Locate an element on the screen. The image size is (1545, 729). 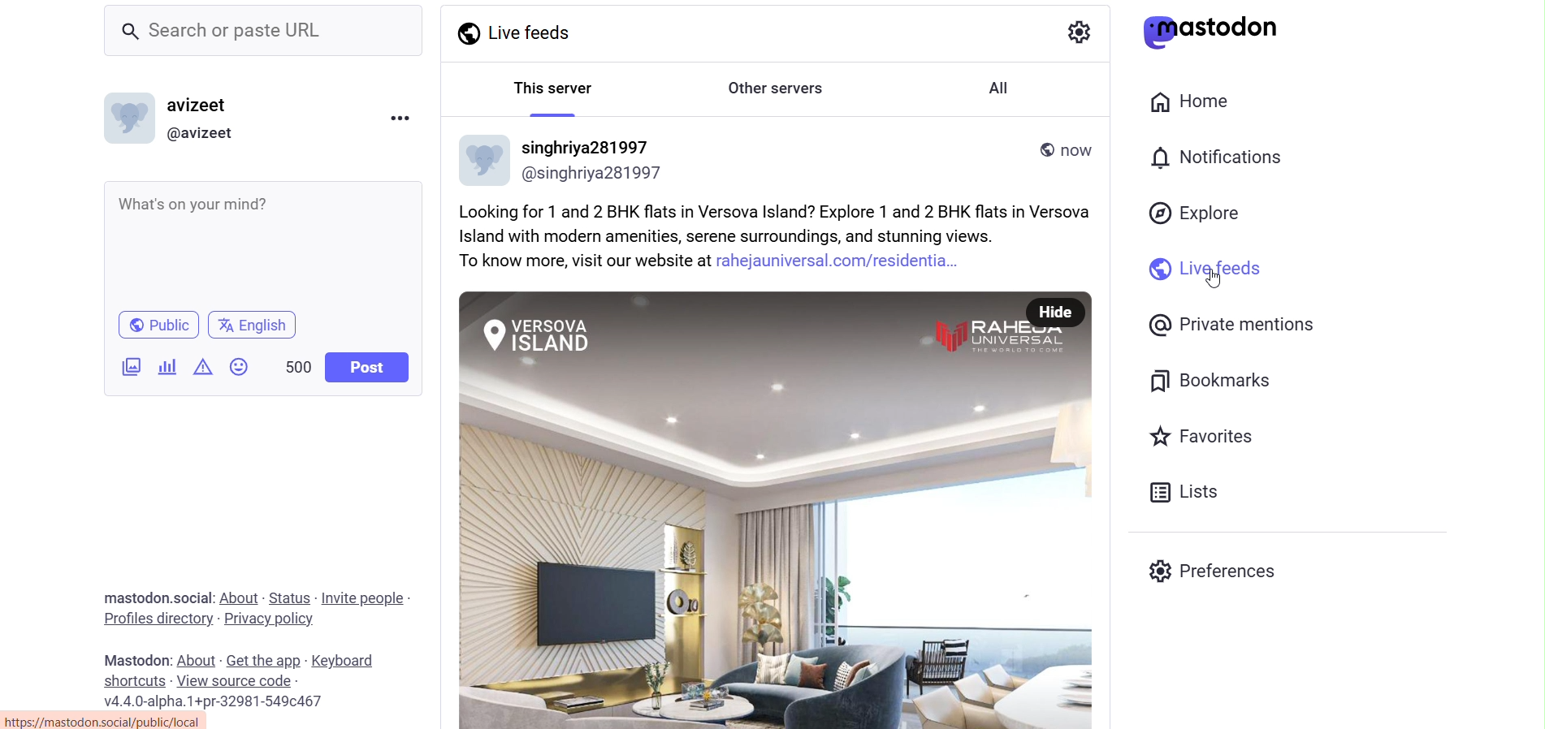
setting is located at coordinates (1080, 34).